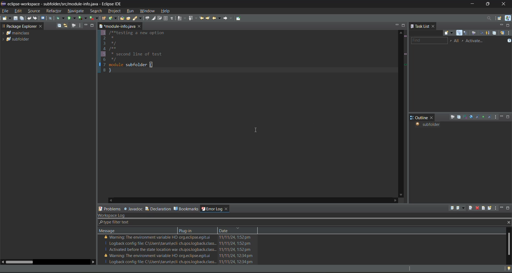  What do you see at coordinates (19, 11) in the screenshot?
I see `edit` at bounding box center [19, 11].